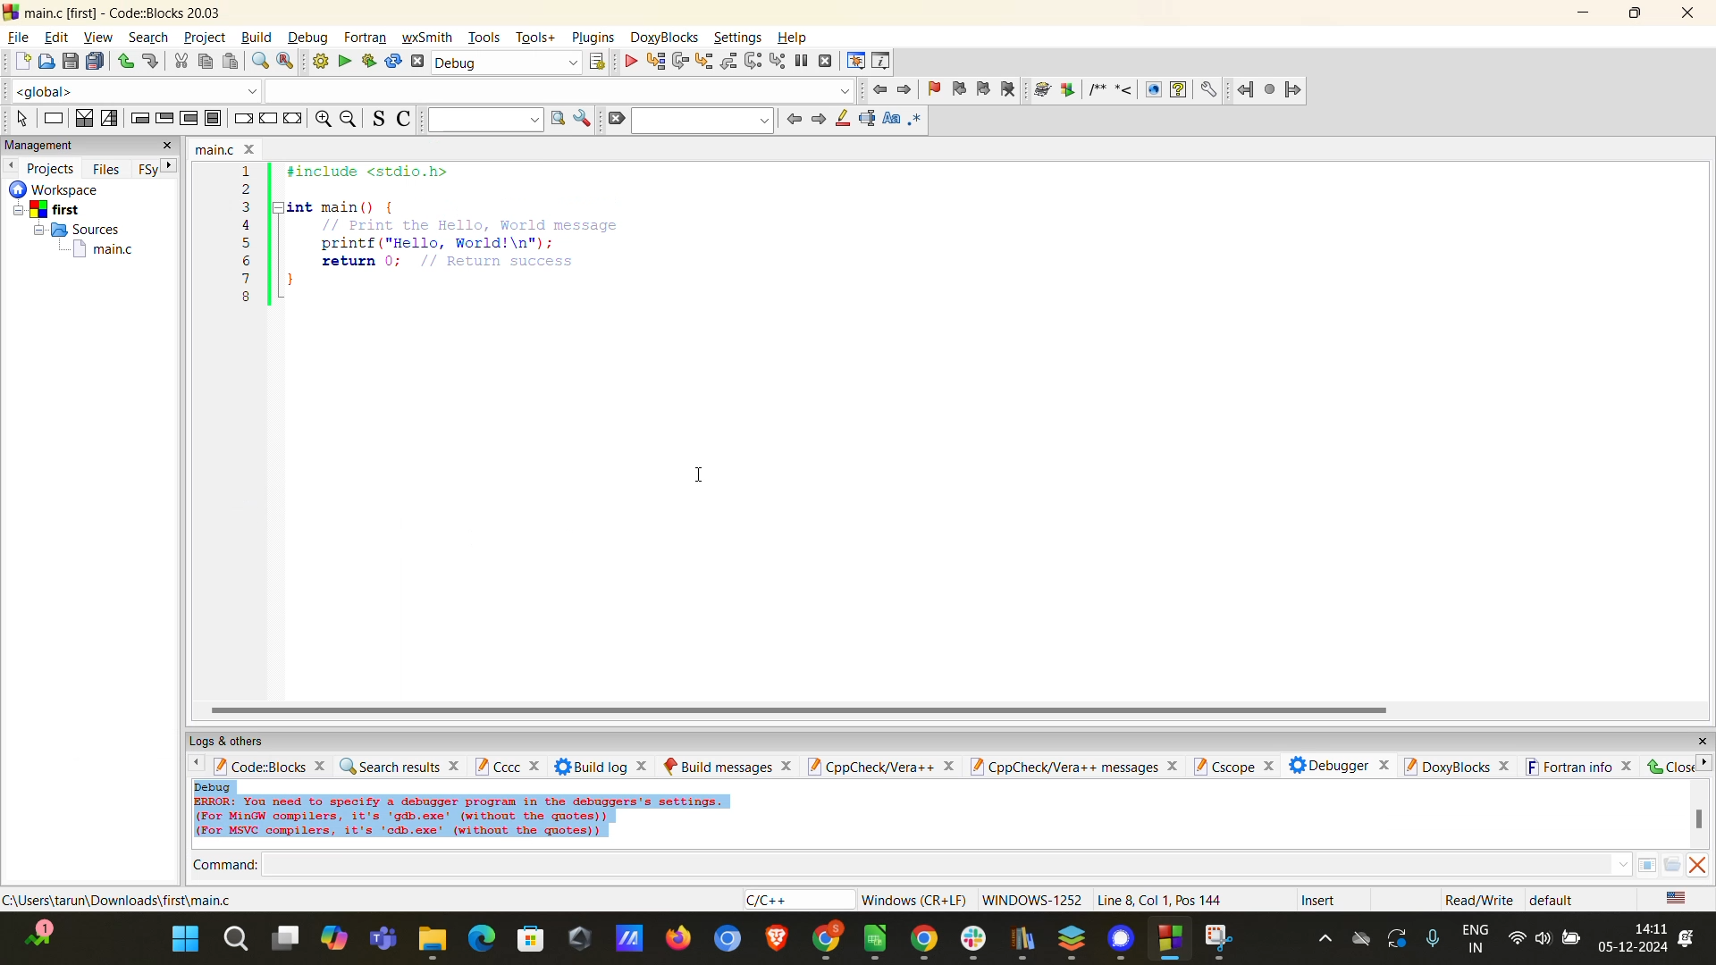  What do you see at coordinates (777, 61) in the screenshot?
I see `step into instruction` at bounding box center [777, 61].